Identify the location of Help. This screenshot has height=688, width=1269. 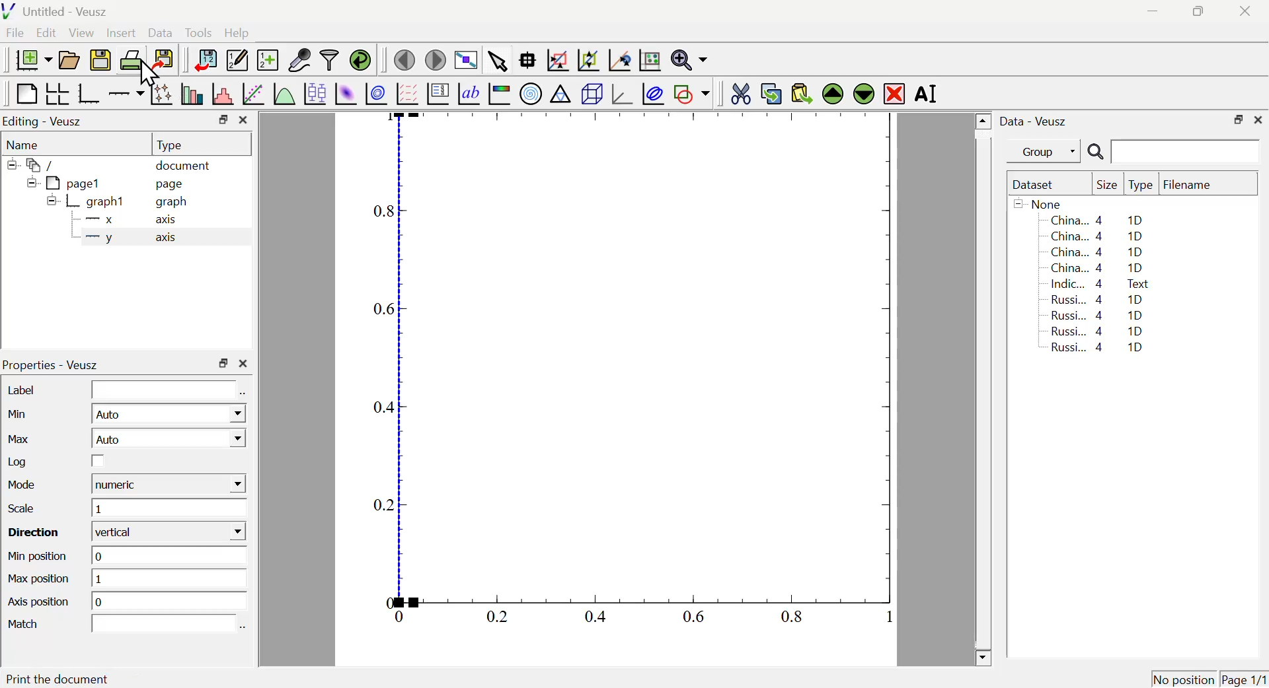
(237, 33).